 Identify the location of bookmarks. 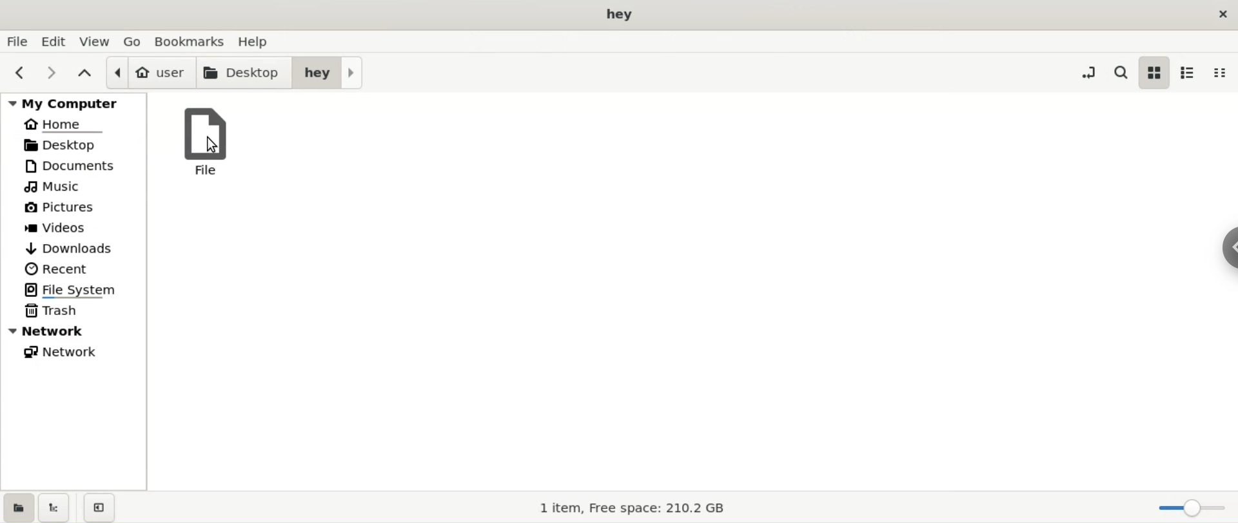
(190, 40).